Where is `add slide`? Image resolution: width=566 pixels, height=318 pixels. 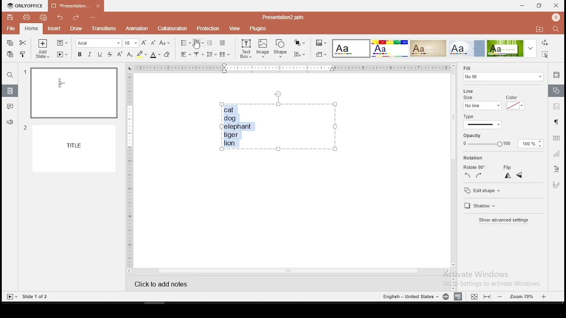
add slide is located at coordinates (42, 49).